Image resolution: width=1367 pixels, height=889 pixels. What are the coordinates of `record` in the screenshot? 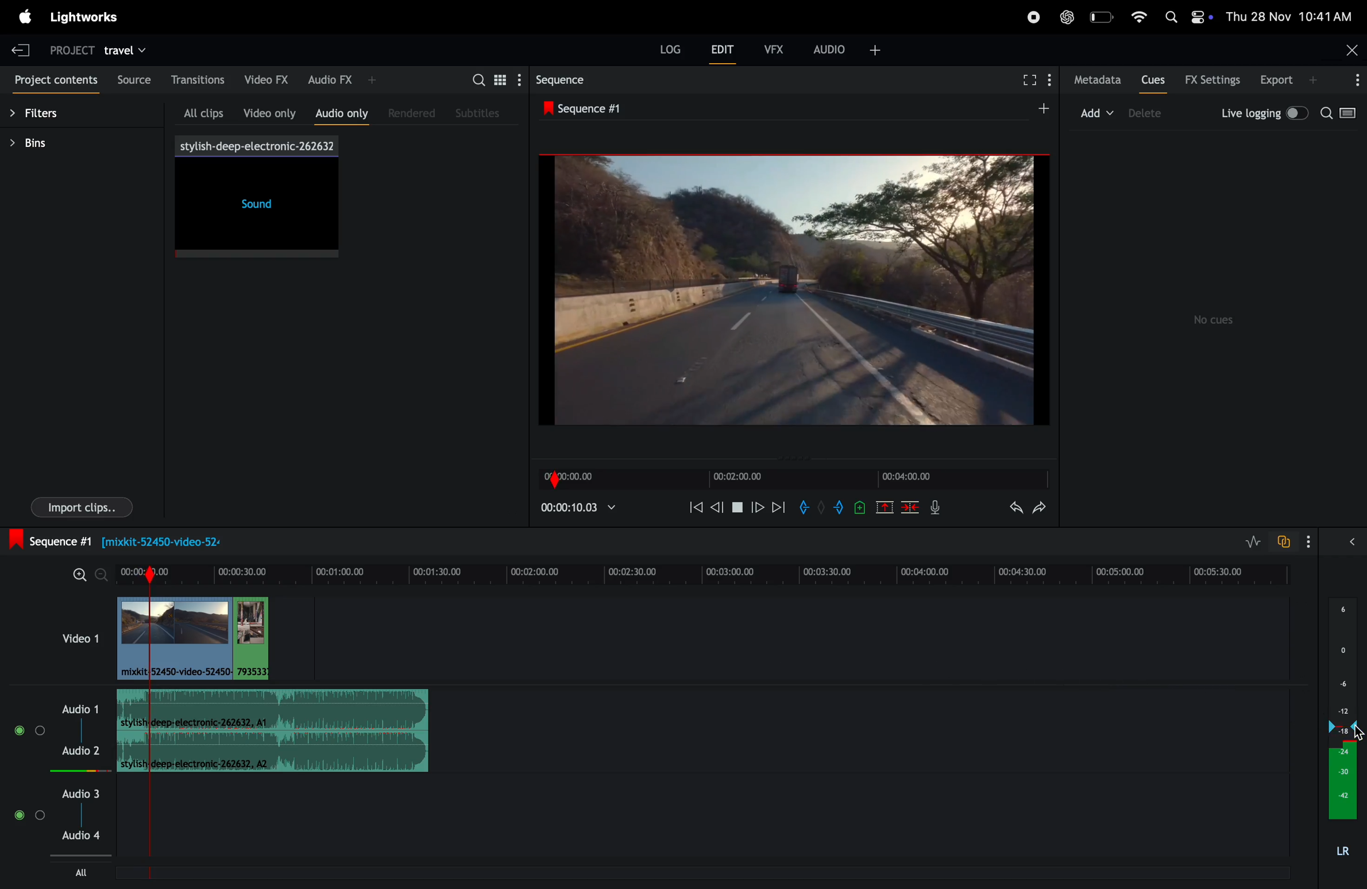 It's located at (1030, 16).